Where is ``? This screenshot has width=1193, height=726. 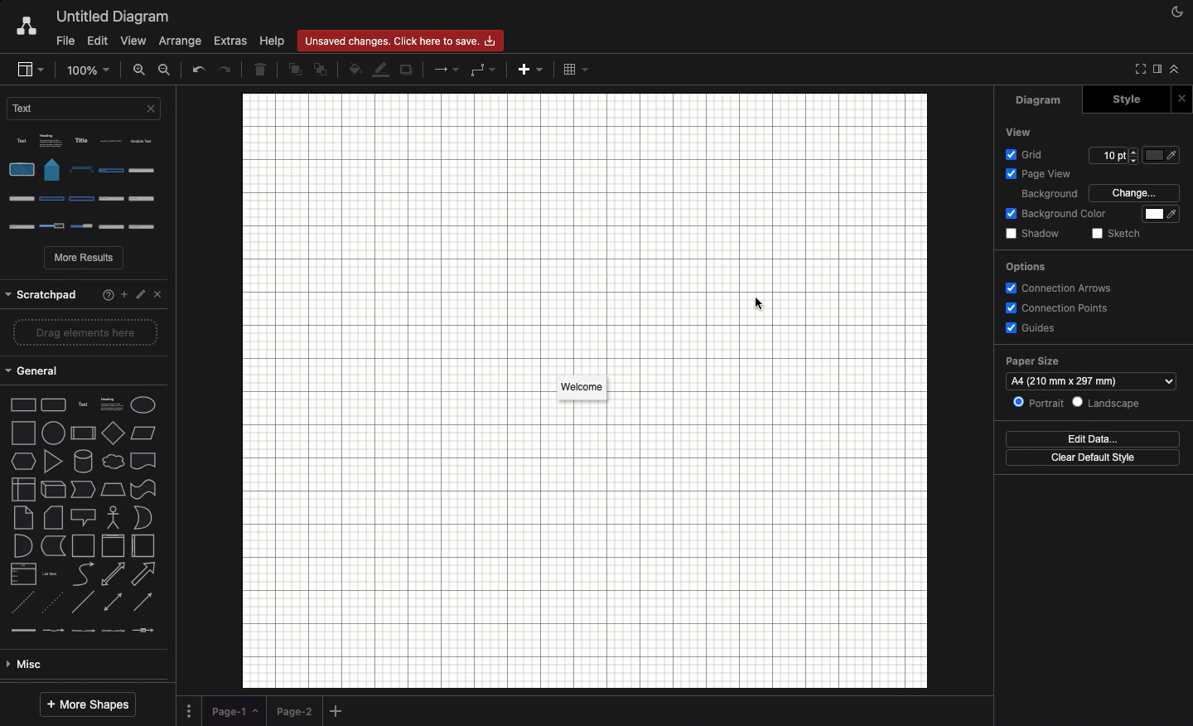
 is located at coordinates (1089, 379).